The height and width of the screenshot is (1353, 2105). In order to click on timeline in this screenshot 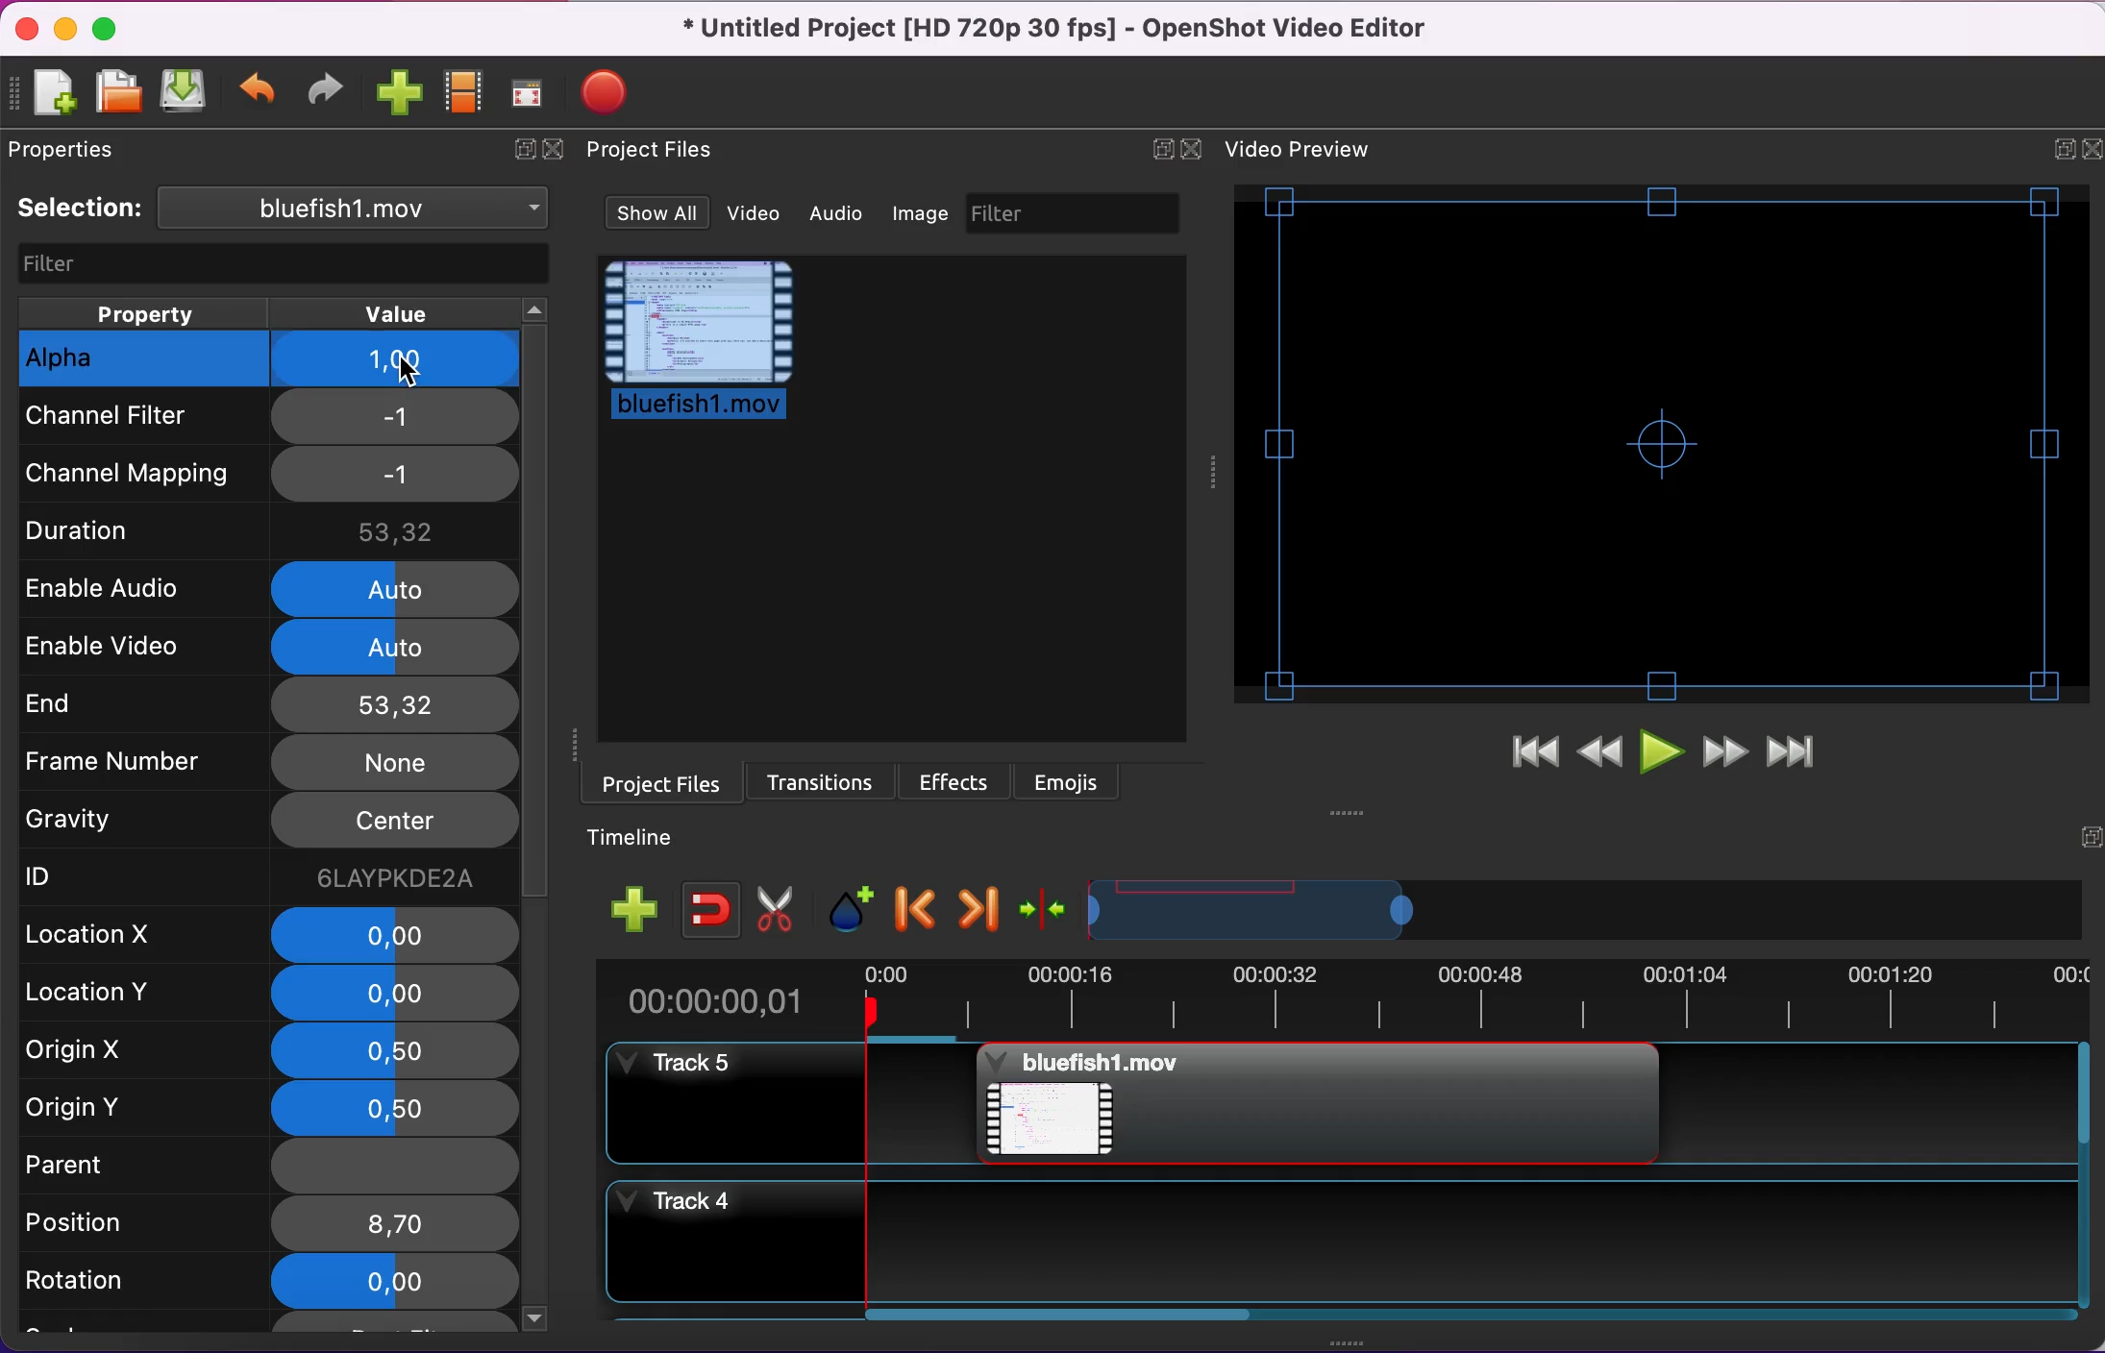, I will do `click(646, 838)`.